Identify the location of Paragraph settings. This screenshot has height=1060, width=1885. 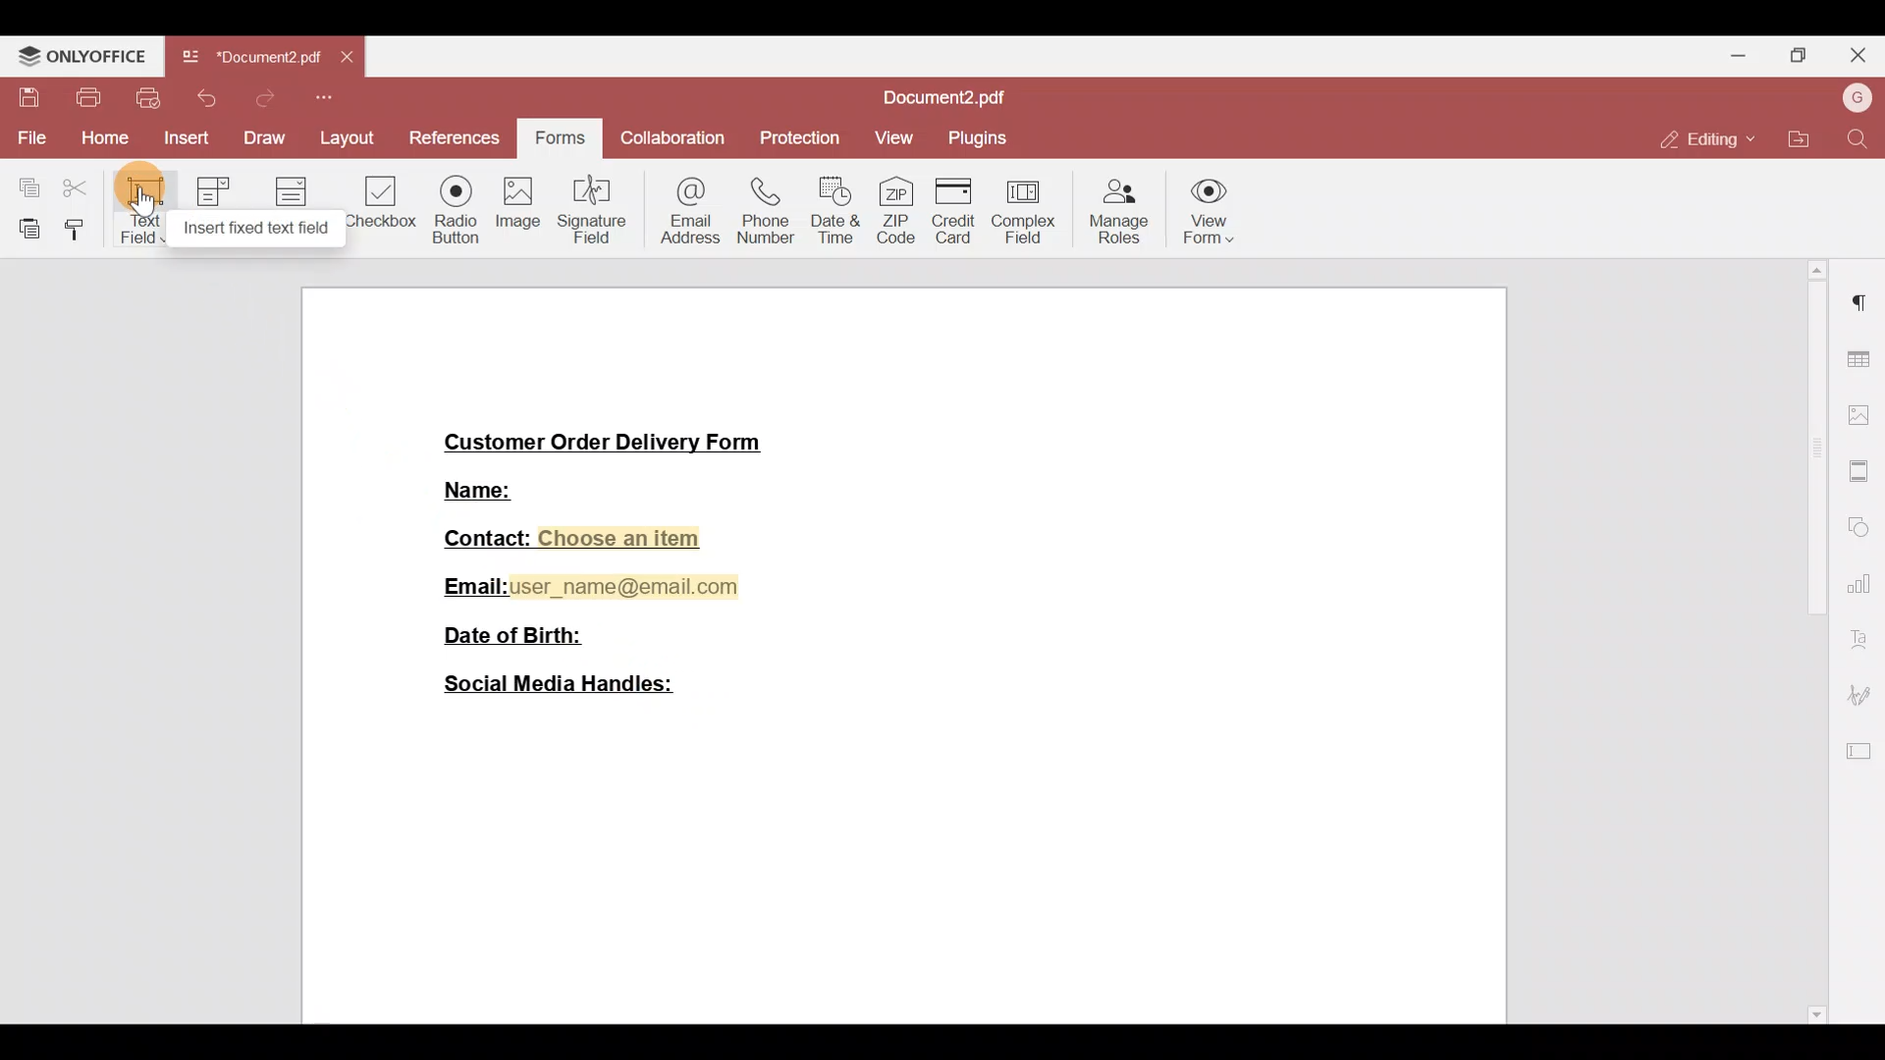
(1862, 305).